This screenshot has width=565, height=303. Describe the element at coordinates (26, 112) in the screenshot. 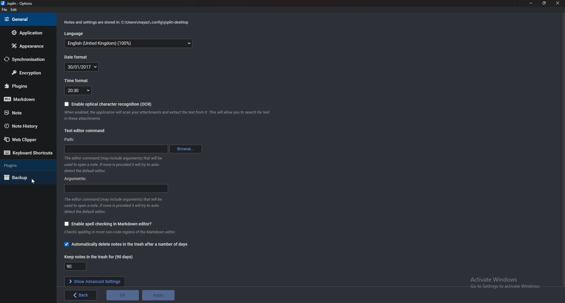

I see `note` at that location.